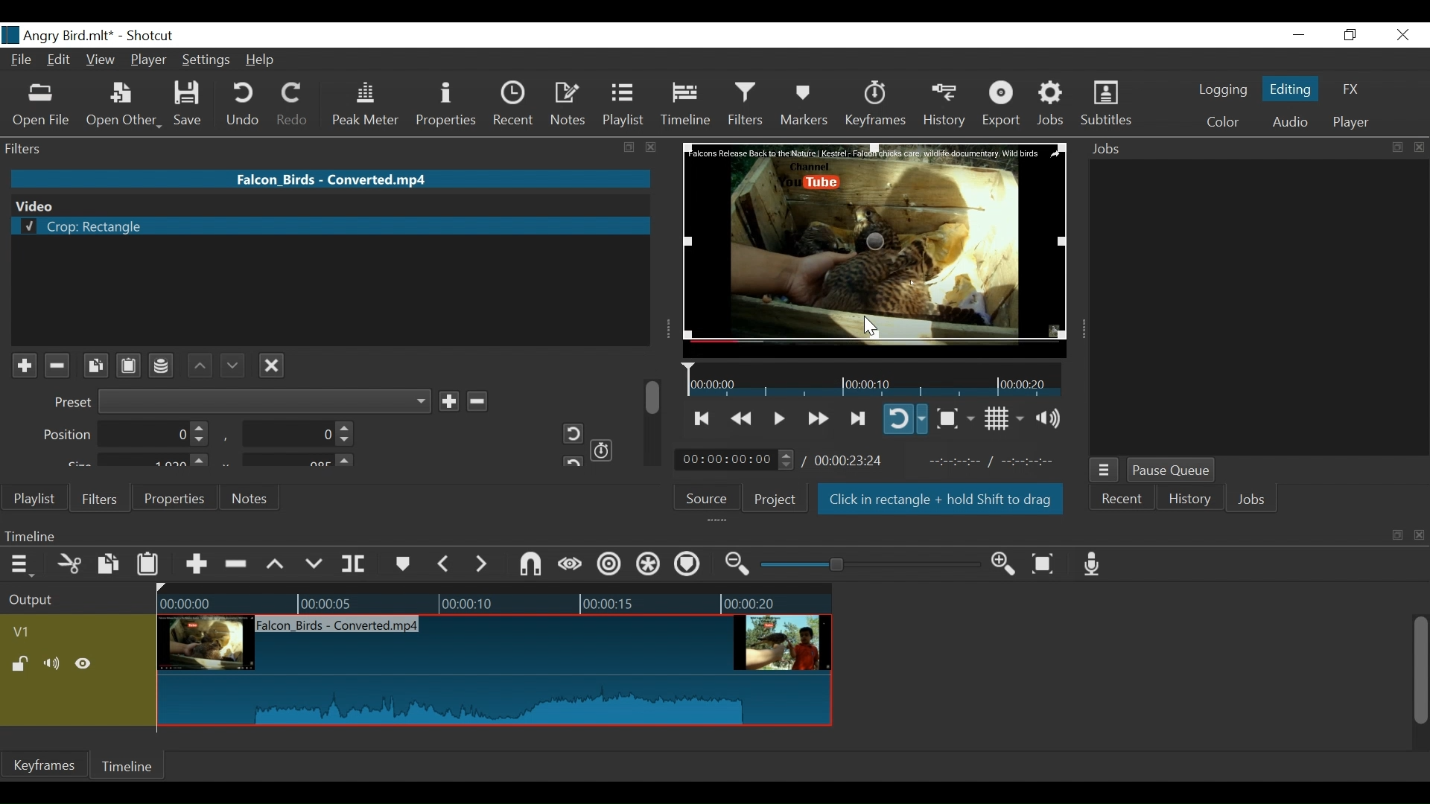  Describe the element at coordinates (569, 104) in the screenshot. I see `Notes` at that location.